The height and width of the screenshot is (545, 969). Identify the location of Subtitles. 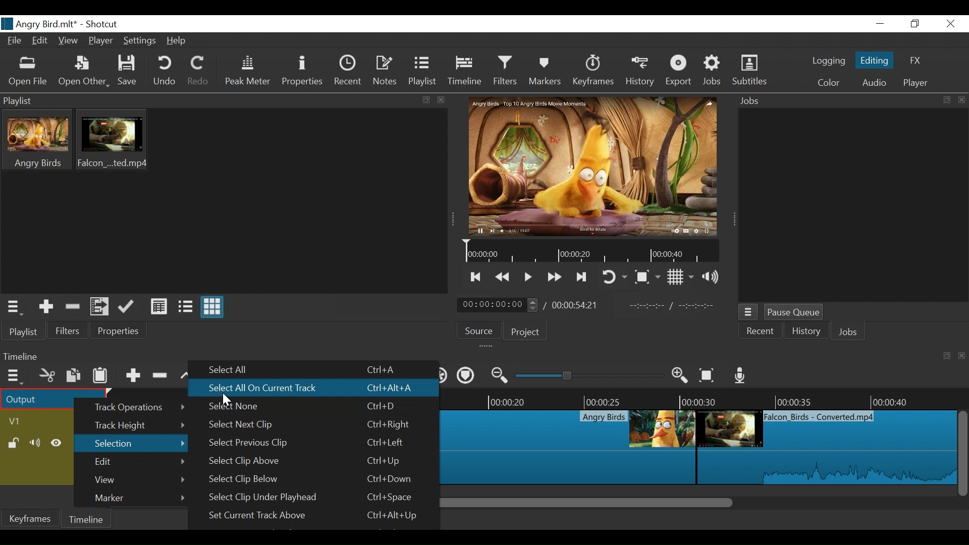
(750, 72).